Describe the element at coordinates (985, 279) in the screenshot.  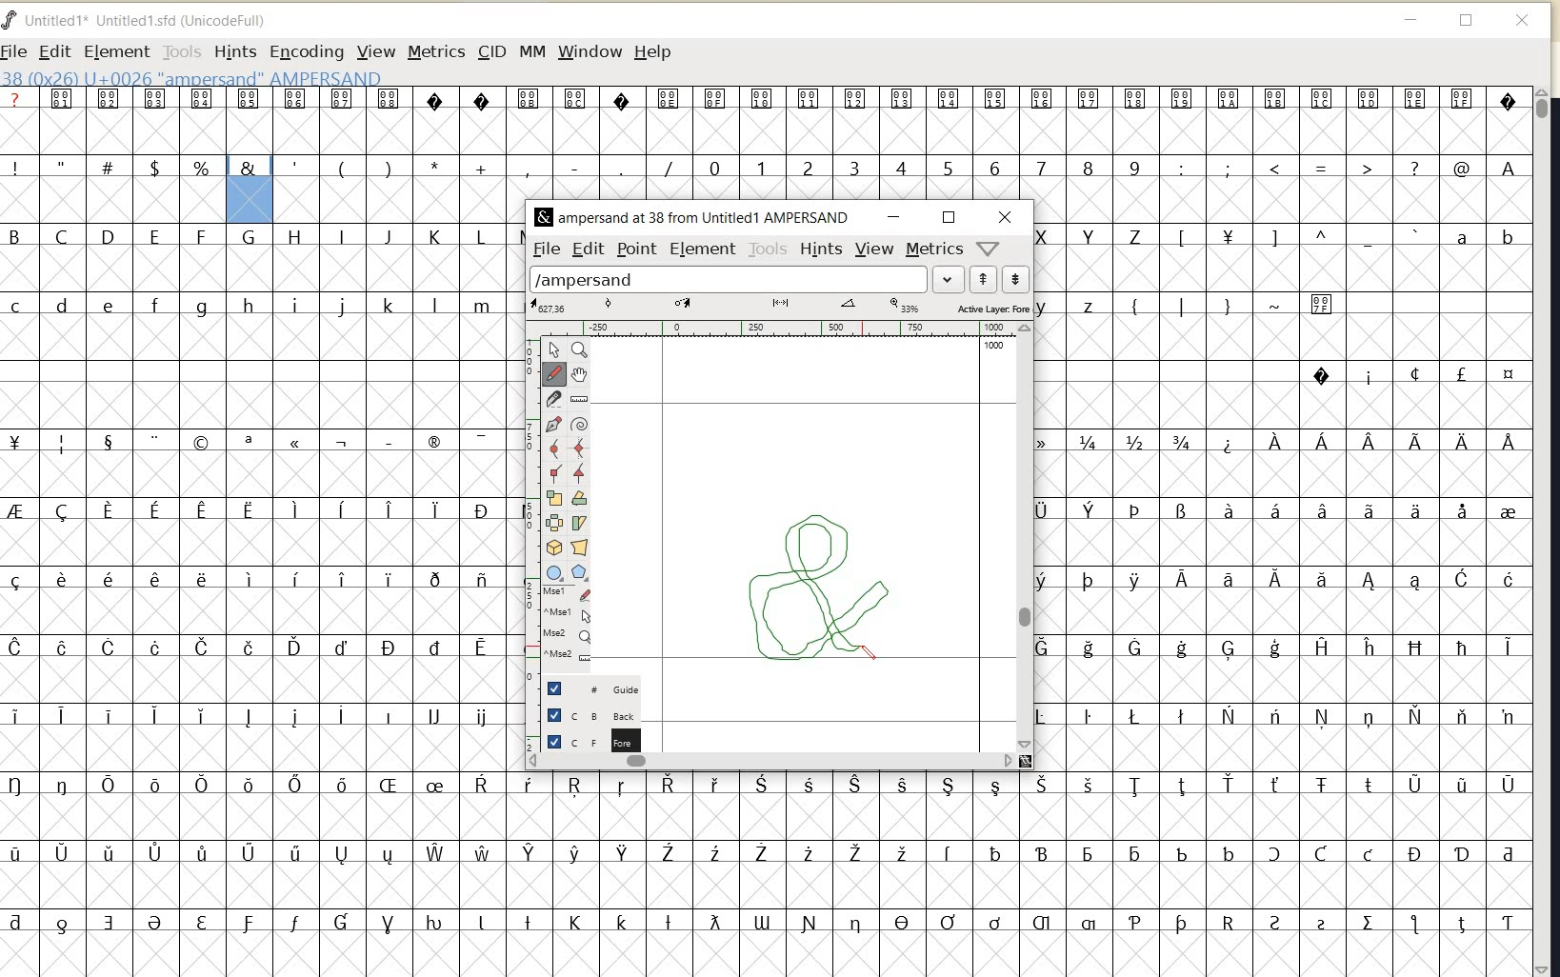
I see `show previous word list` at that location.